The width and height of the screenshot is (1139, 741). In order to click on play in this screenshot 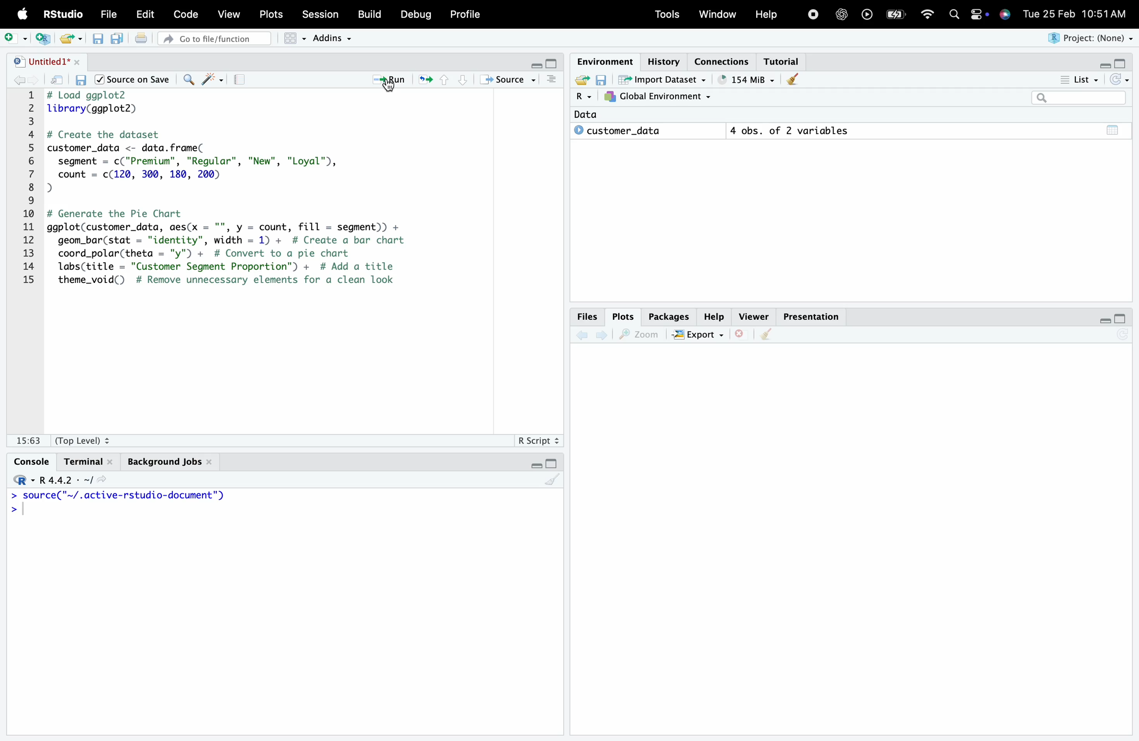, I will do `click(867, 13)`.